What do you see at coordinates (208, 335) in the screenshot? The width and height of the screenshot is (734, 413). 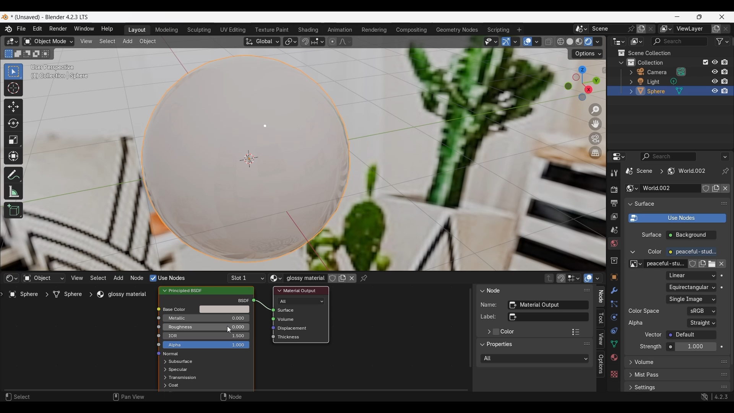 I see `IOR in base` at bounding box center [208, 335].